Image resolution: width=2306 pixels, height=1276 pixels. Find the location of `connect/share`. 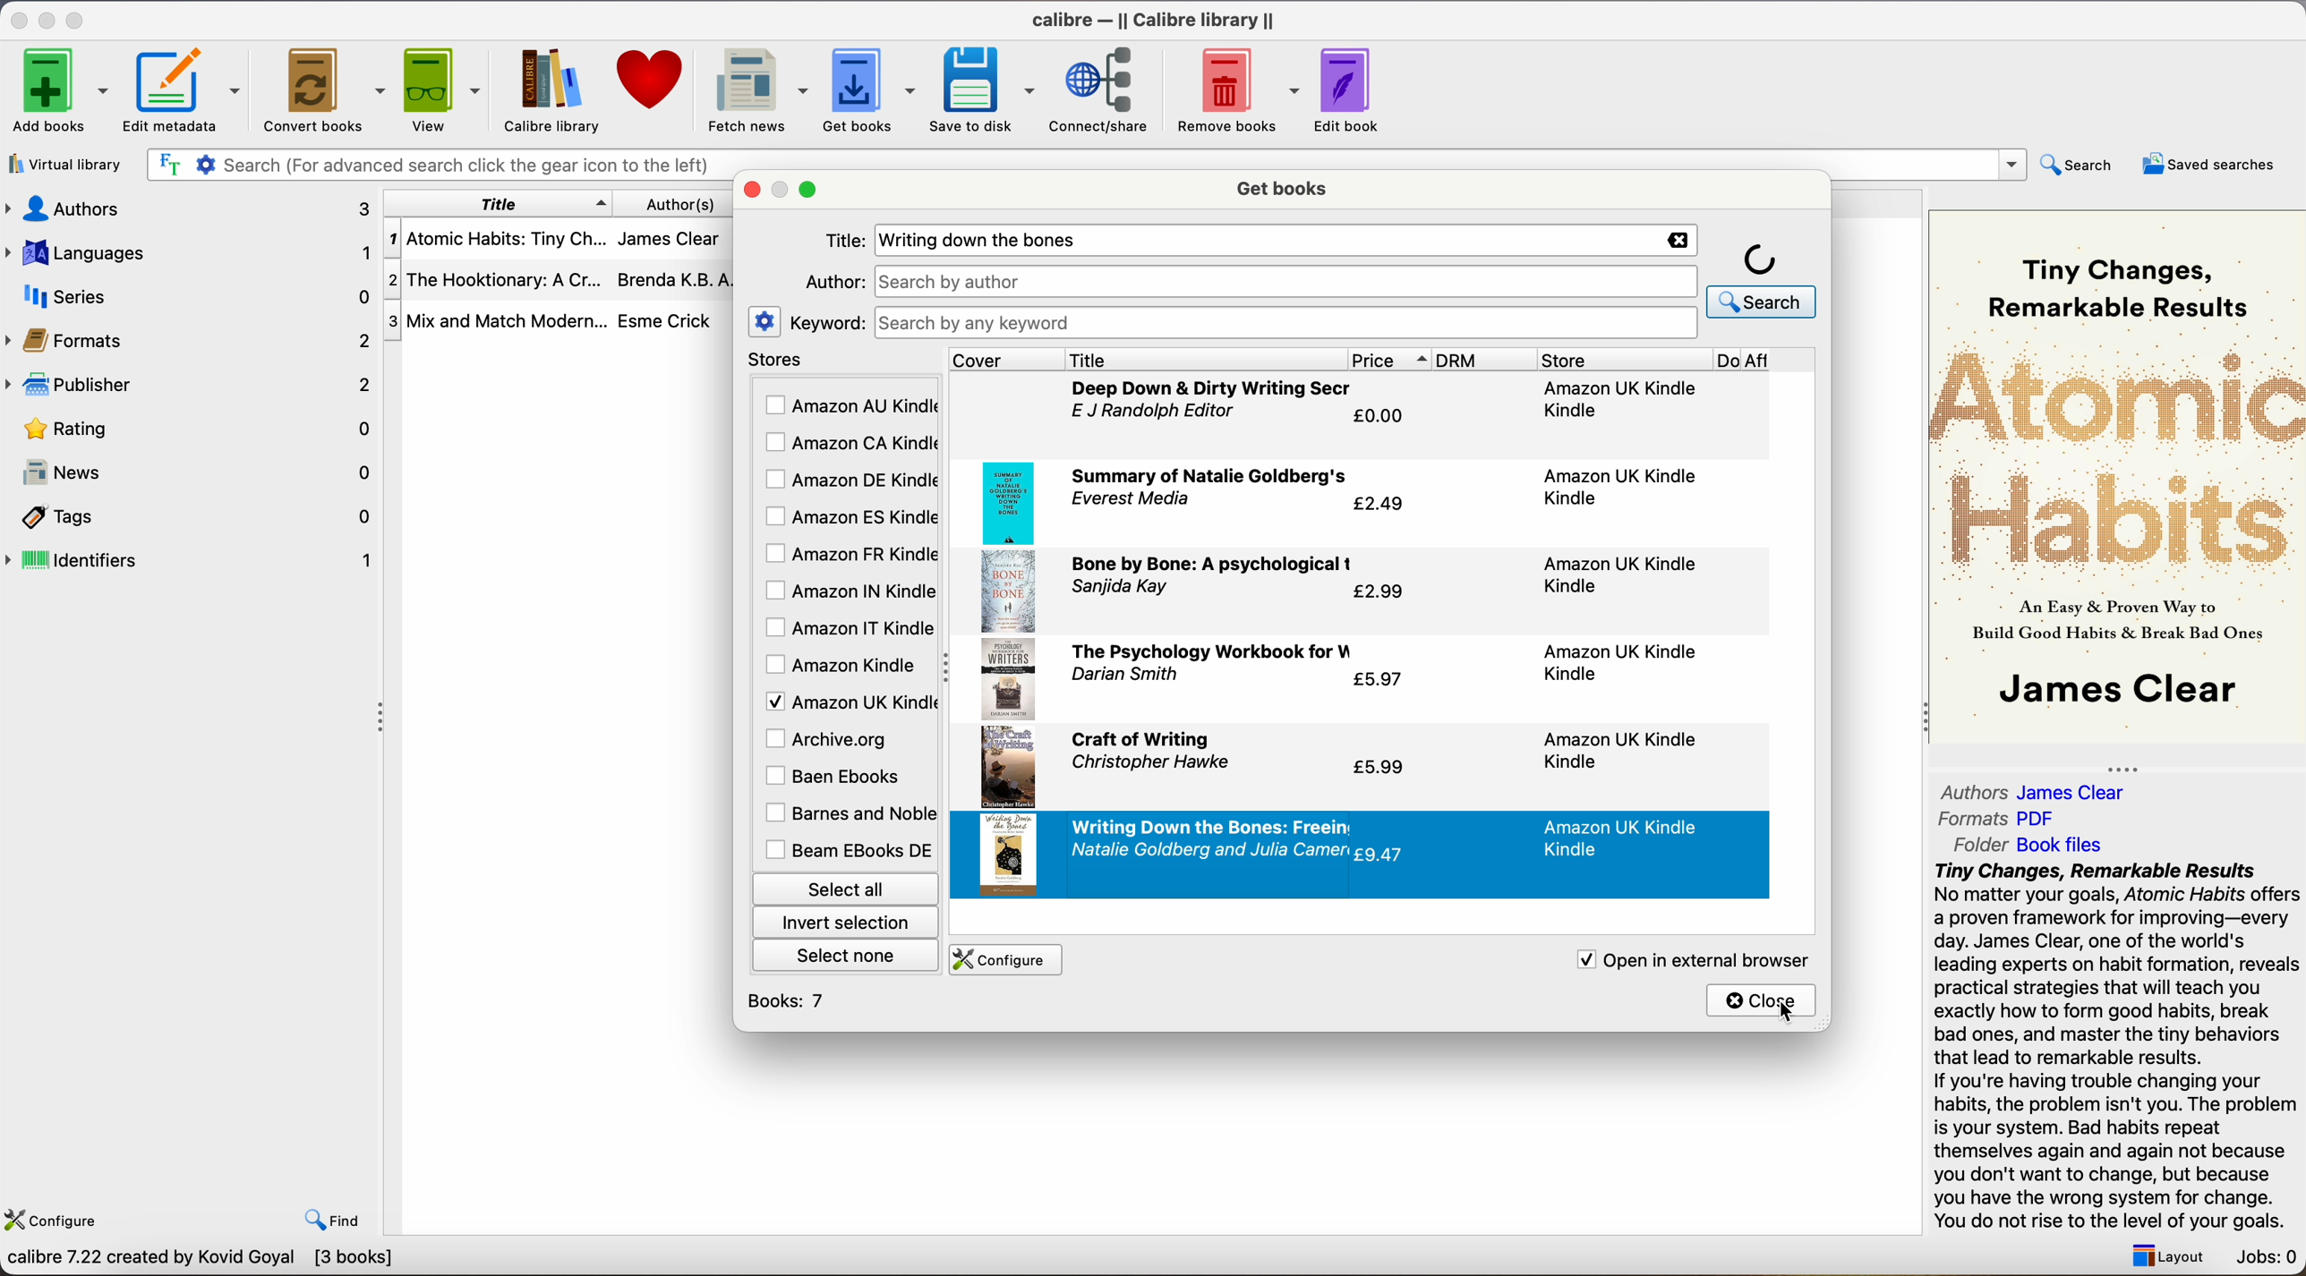

connect/share is located at coordinates (1106, 89).